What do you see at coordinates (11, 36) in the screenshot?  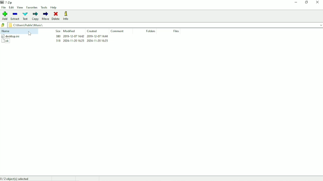 I see `desktop.ini` at bounding box center [11, 36].